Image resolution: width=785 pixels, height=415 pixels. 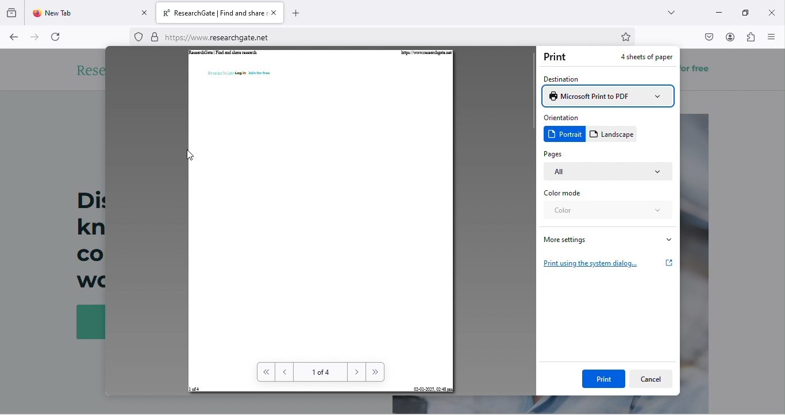 I want to click on all, so click(x=608, y=172).